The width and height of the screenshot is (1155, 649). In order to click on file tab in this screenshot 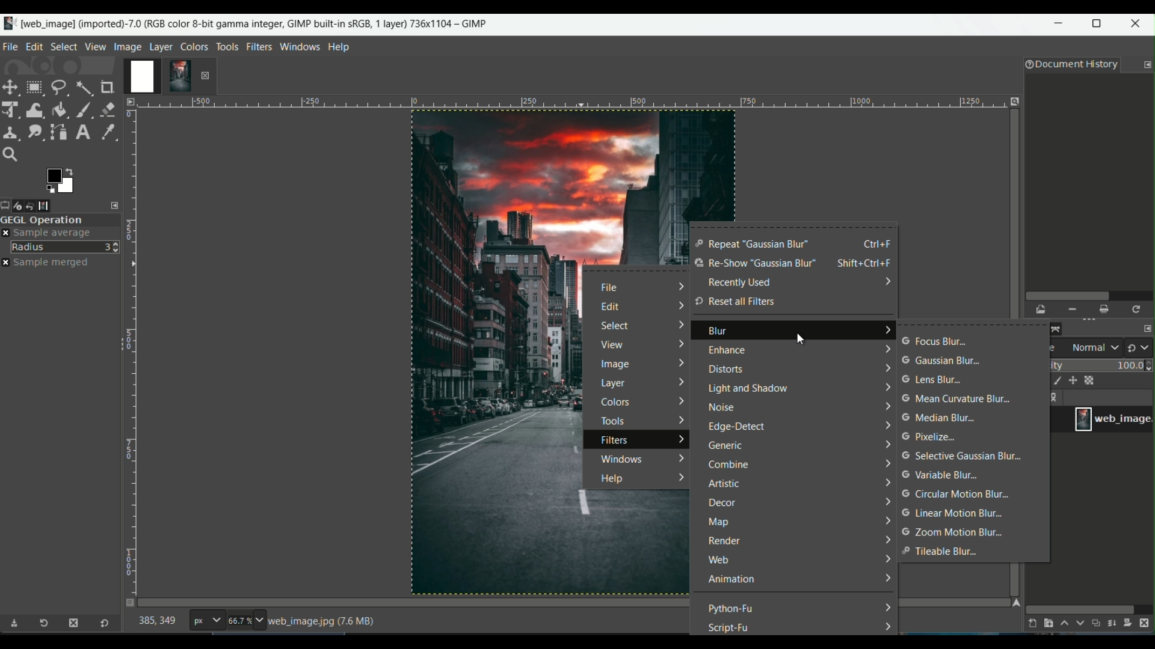, I will do `click(11, 45)`.